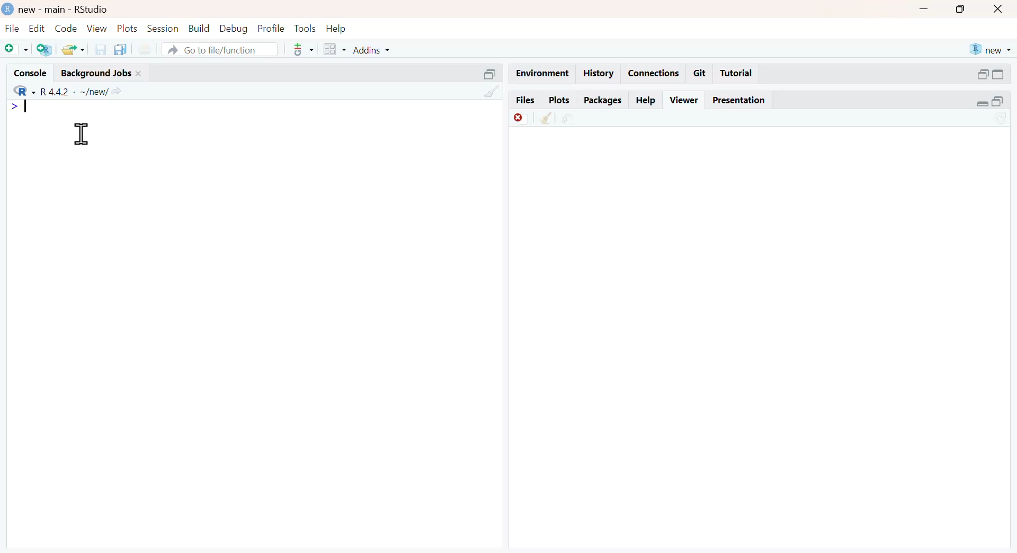  What do you see at coordinates (14, 28) in the screenshot?
I see `file` at bounding box center [14, 28].